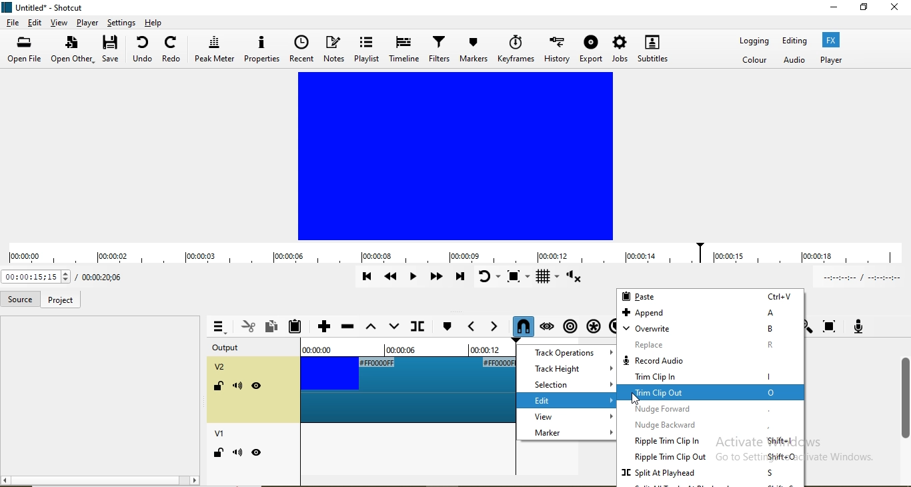 The height and width of the screenshot is (487, 911). I want to click on lock, so click(217, 454).